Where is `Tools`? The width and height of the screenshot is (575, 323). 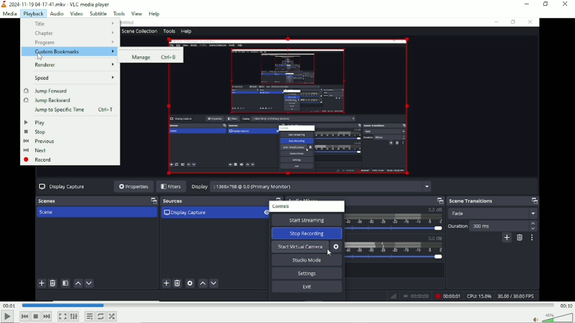 Tools is located at coordinates (120, 14).